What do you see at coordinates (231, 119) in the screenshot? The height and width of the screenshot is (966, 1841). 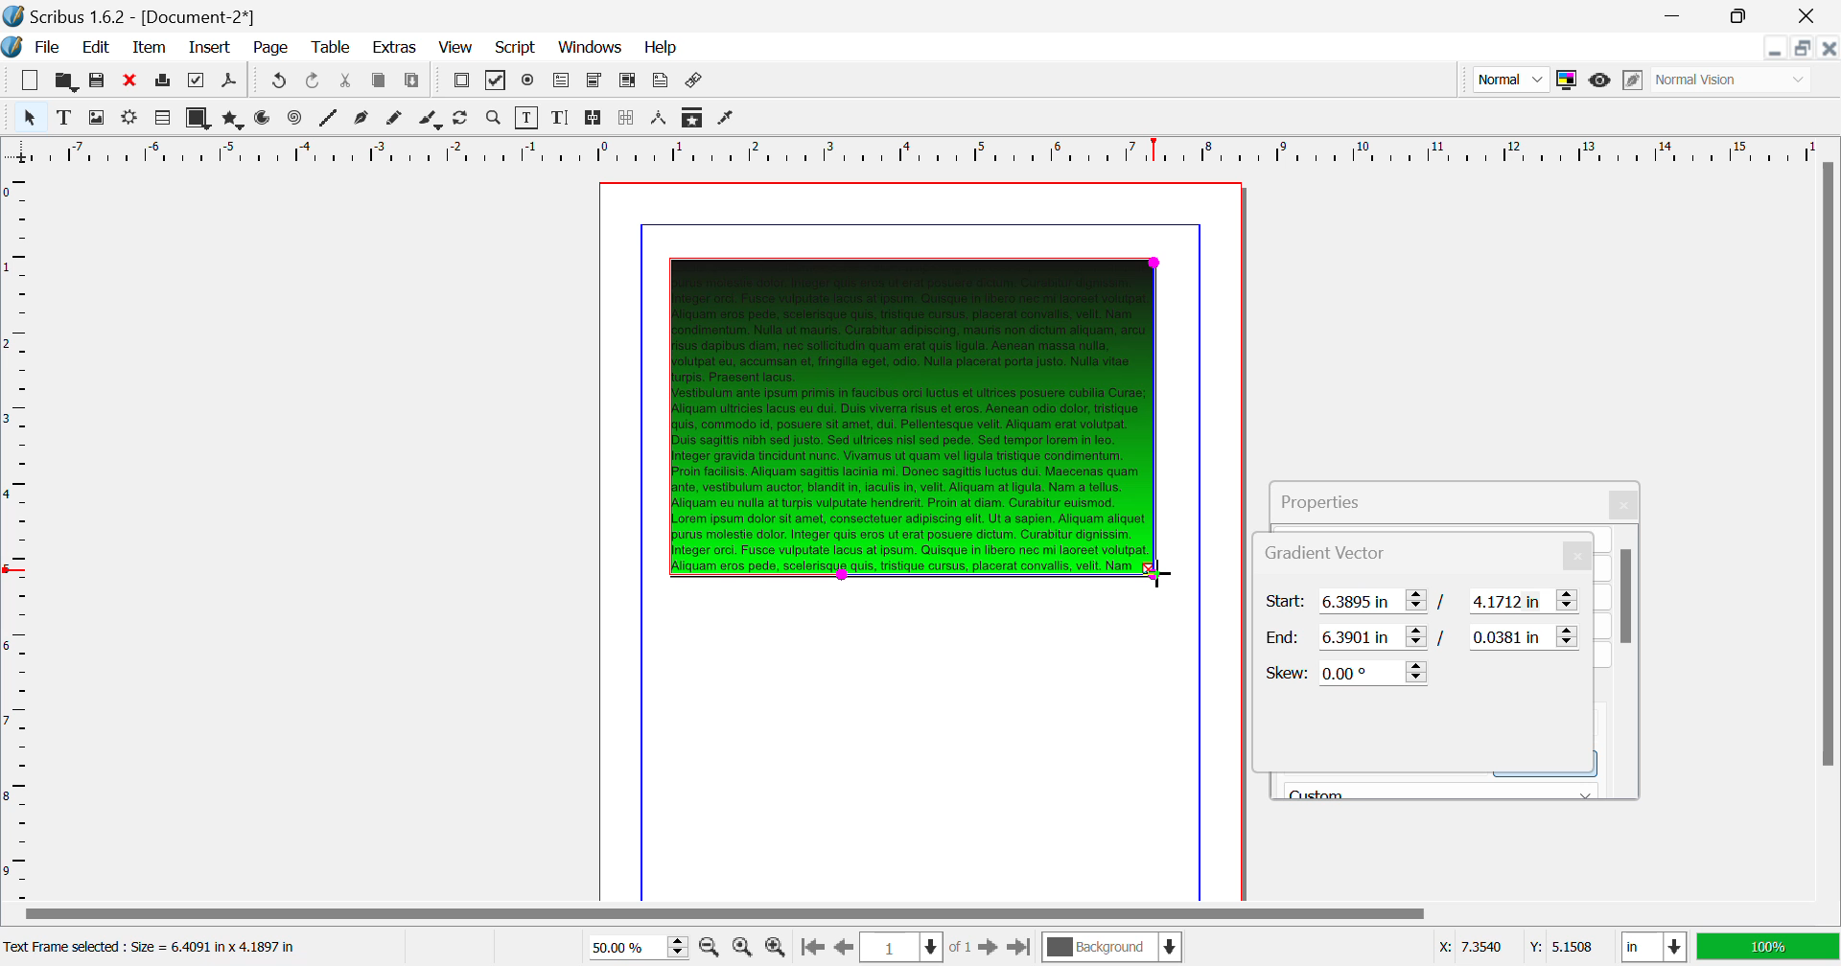 I see `Polygons` at bounding box center [231, 119].